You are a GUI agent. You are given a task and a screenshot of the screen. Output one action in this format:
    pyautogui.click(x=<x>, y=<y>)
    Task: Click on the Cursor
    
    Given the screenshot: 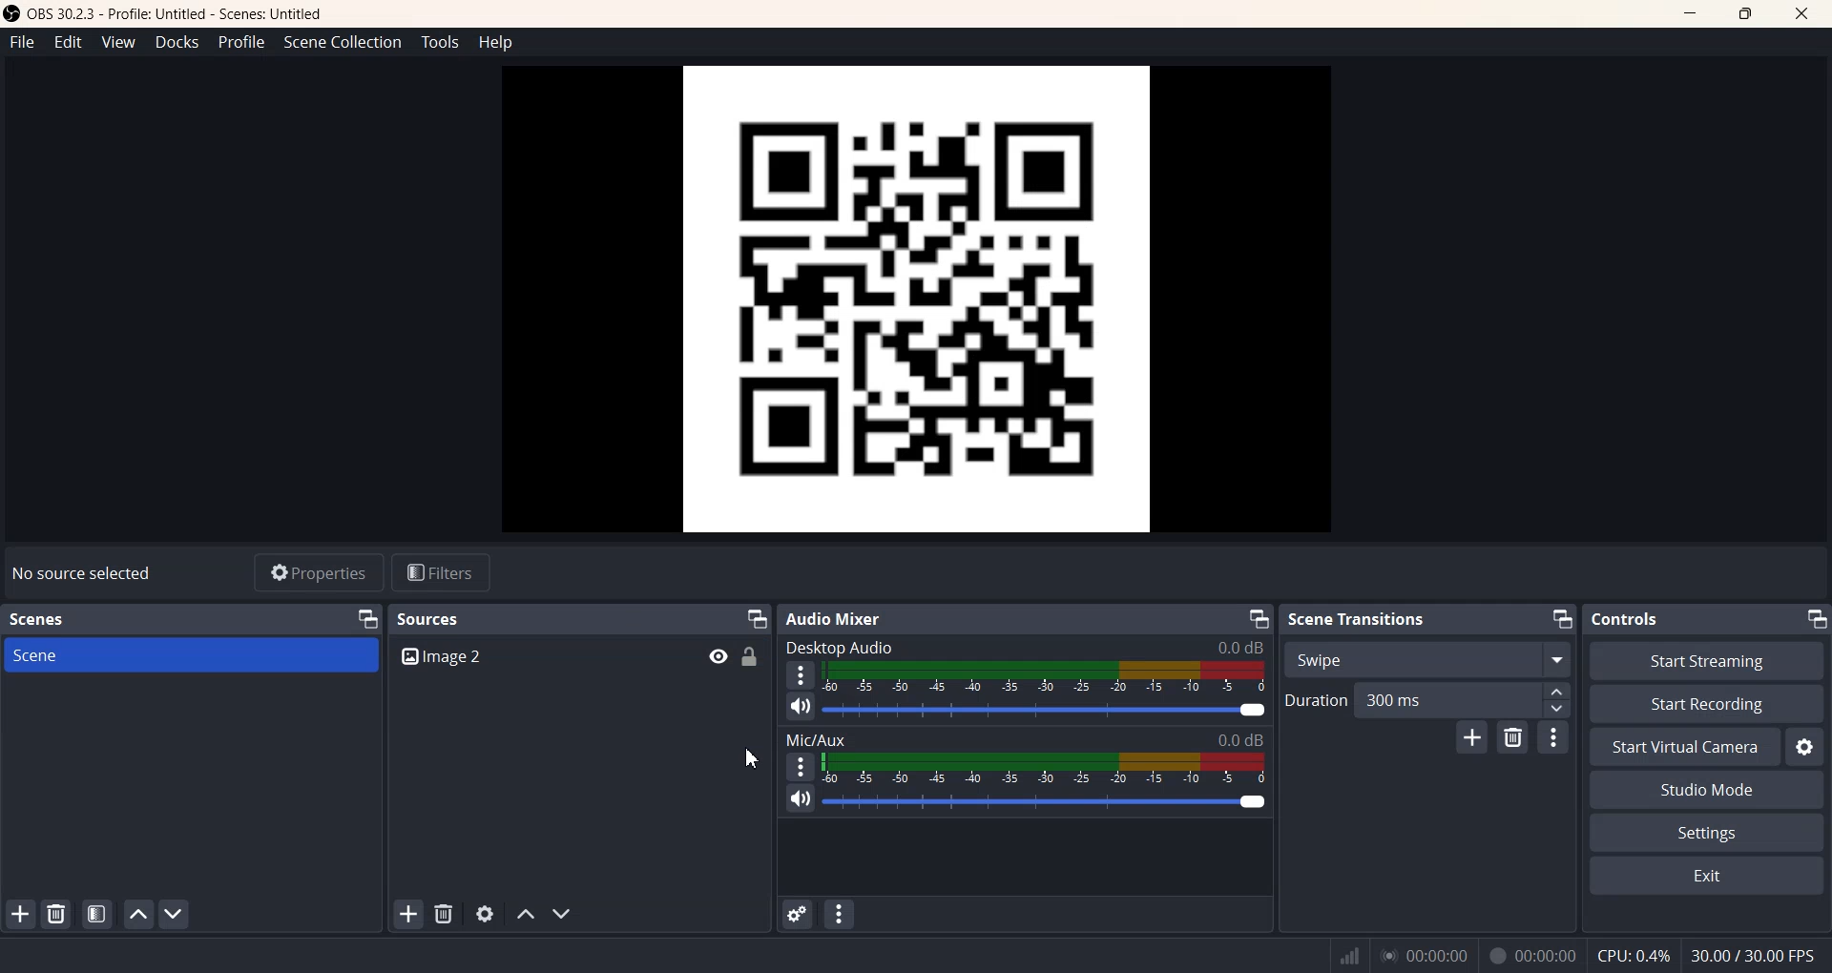 What is the action you would take?
    pyautogui.click(x=727, y=670)
    